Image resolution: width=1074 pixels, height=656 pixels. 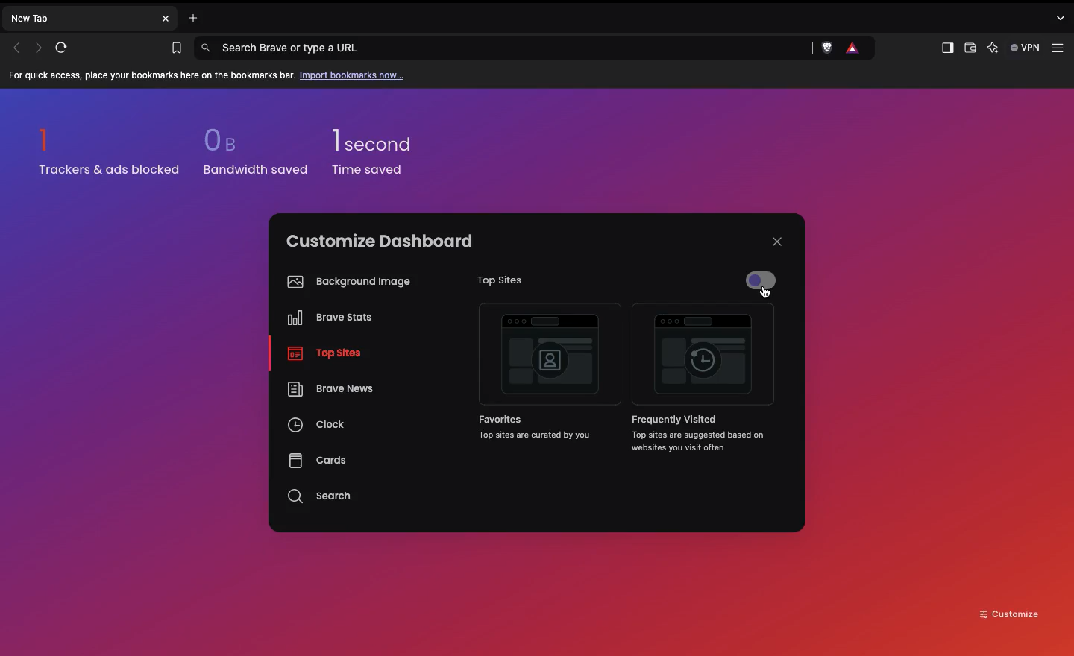 I want to click on Customize dashboard, so click(x=380, y=241).